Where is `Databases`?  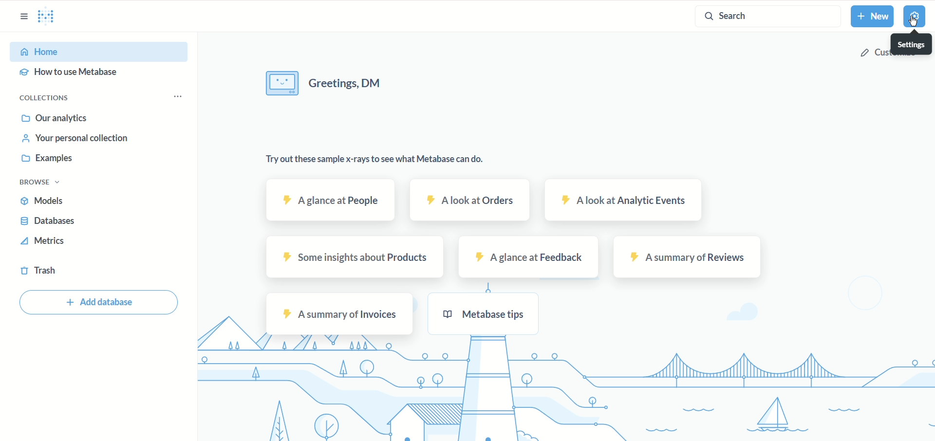
Databases is located at coordinates (59, 221).